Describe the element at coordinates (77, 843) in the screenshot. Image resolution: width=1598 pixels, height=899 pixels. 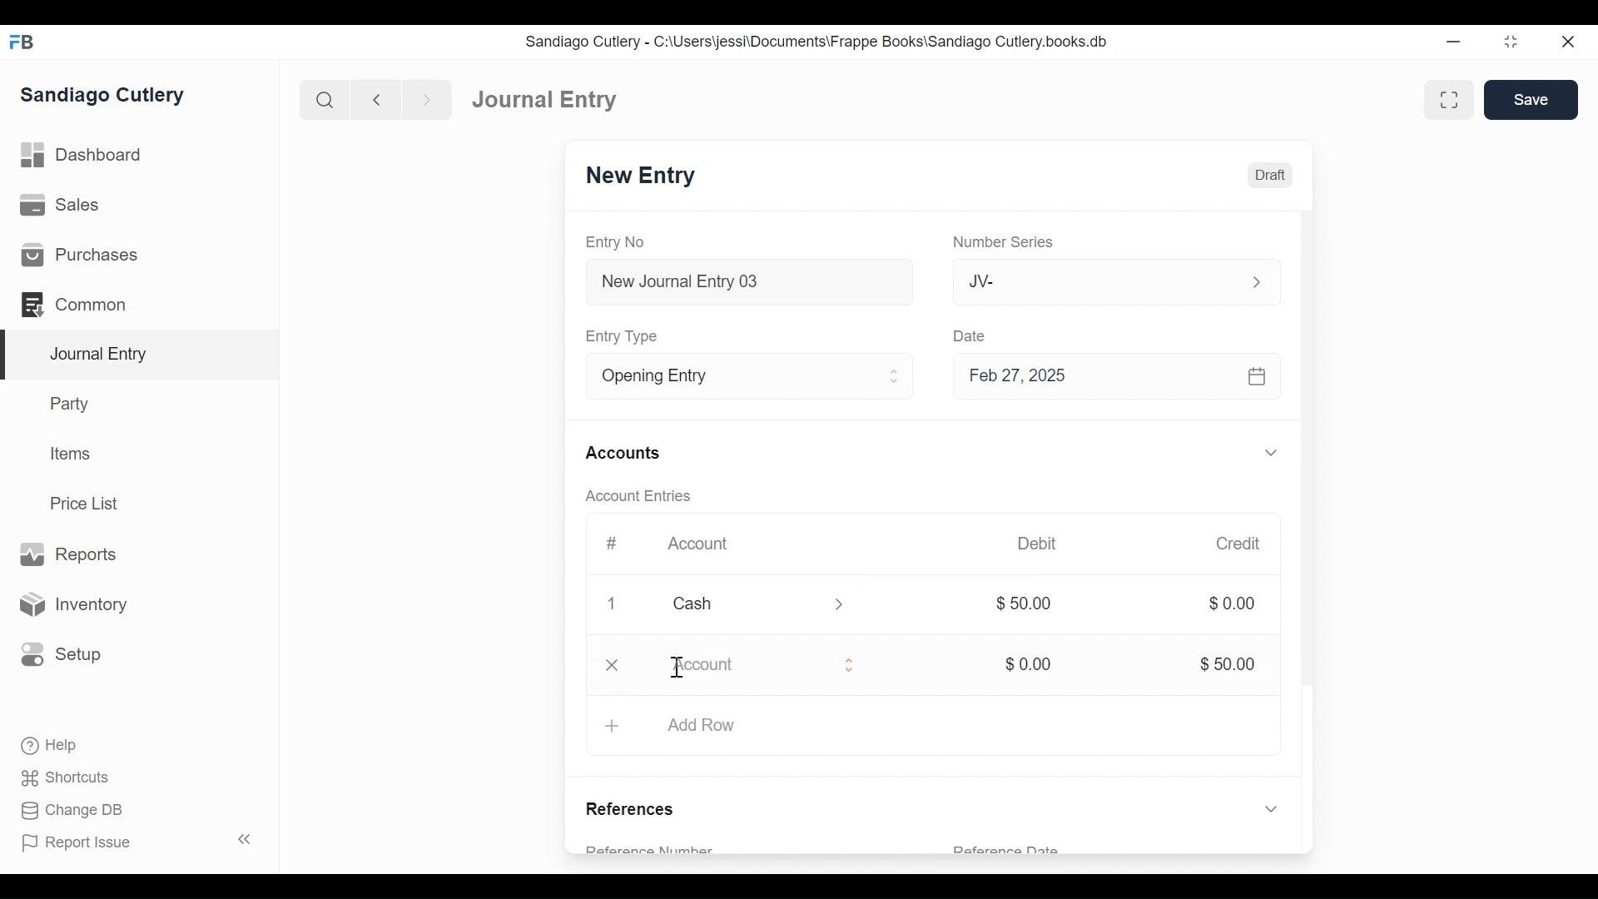
I see `Report Issue` at that location.